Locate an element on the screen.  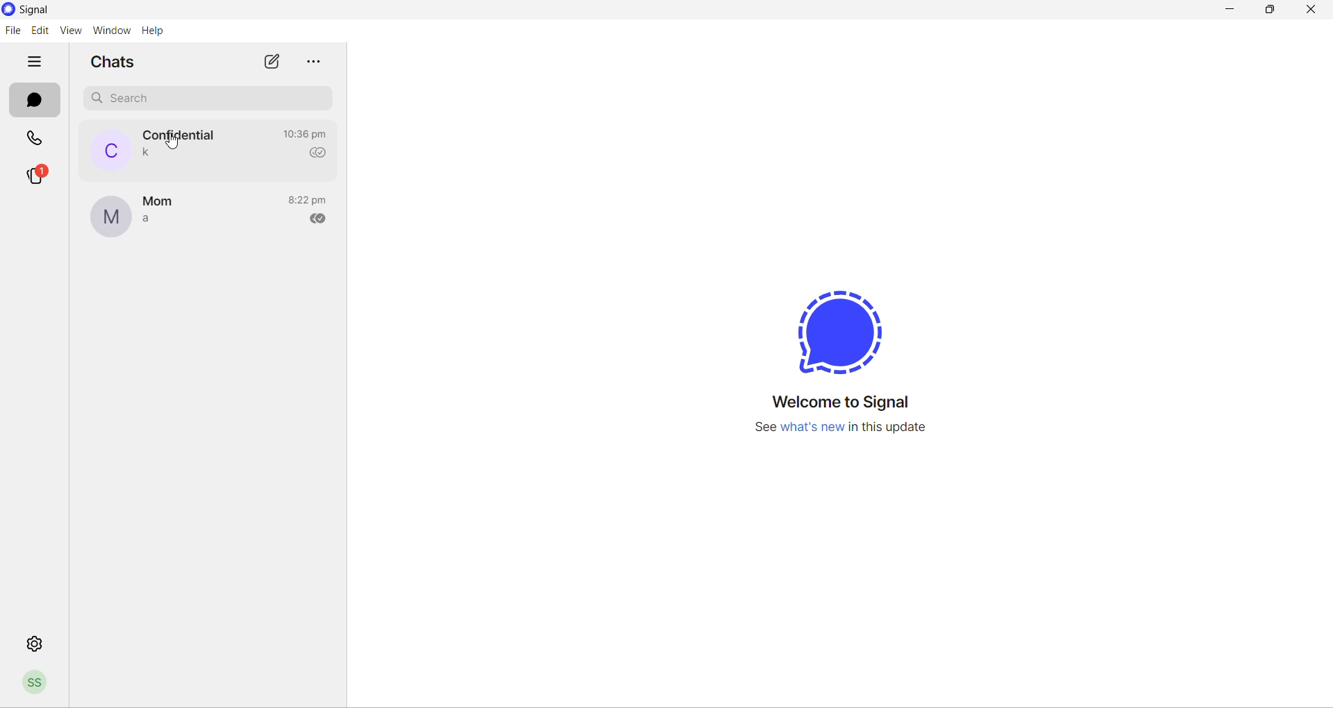
new chats  is located at coordinates (271, 62).